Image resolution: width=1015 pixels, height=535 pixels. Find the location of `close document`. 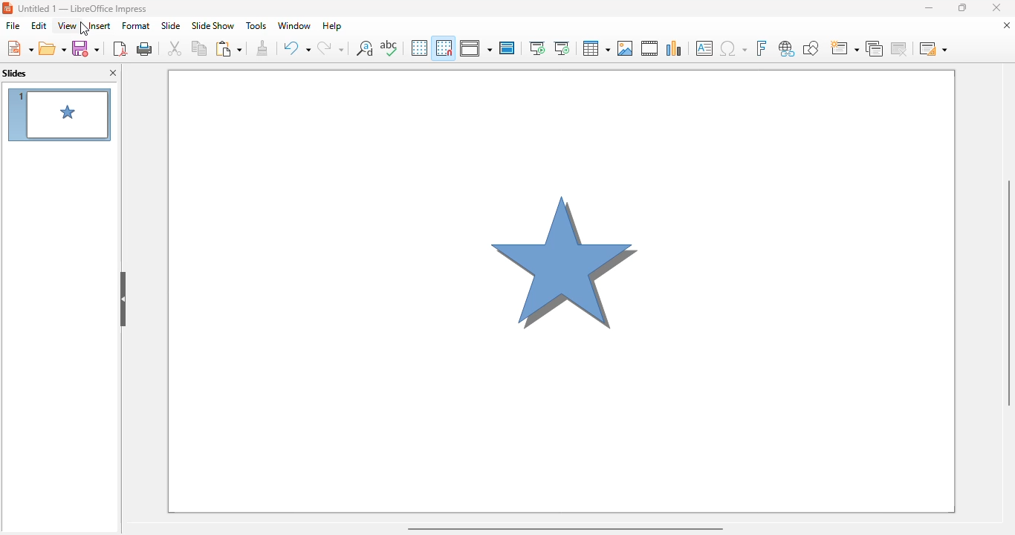

close document is located at coordinates (1007, 25).